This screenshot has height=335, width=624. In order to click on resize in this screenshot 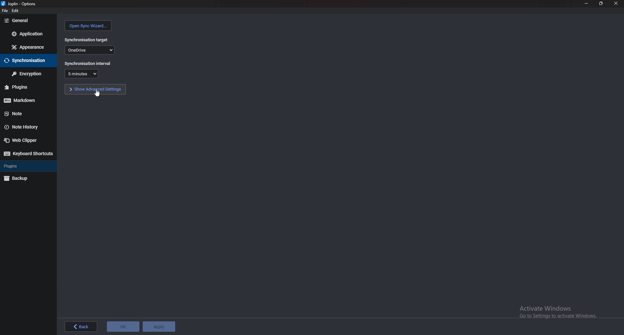, I will do `click(600, 3)`.